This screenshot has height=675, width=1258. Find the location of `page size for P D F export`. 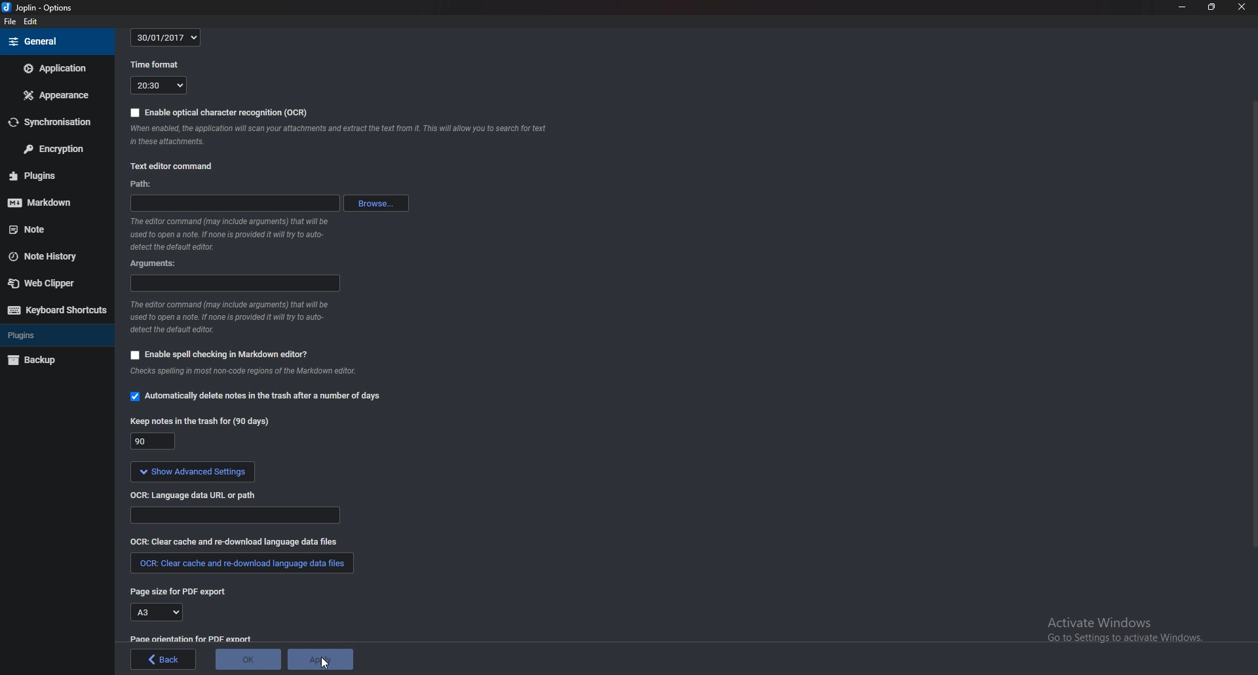

page size for P D F export is located at coordinates (183, 593).